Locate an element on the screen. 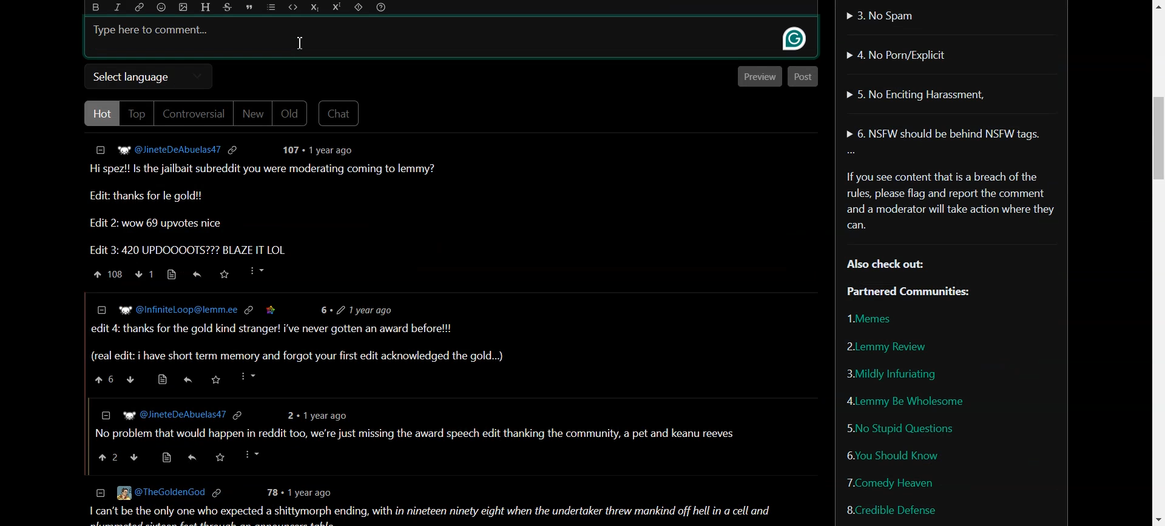 This screenshot has width=1165, height=526. Edit: thanks for le gold!! is located at coordinates (141, 195).